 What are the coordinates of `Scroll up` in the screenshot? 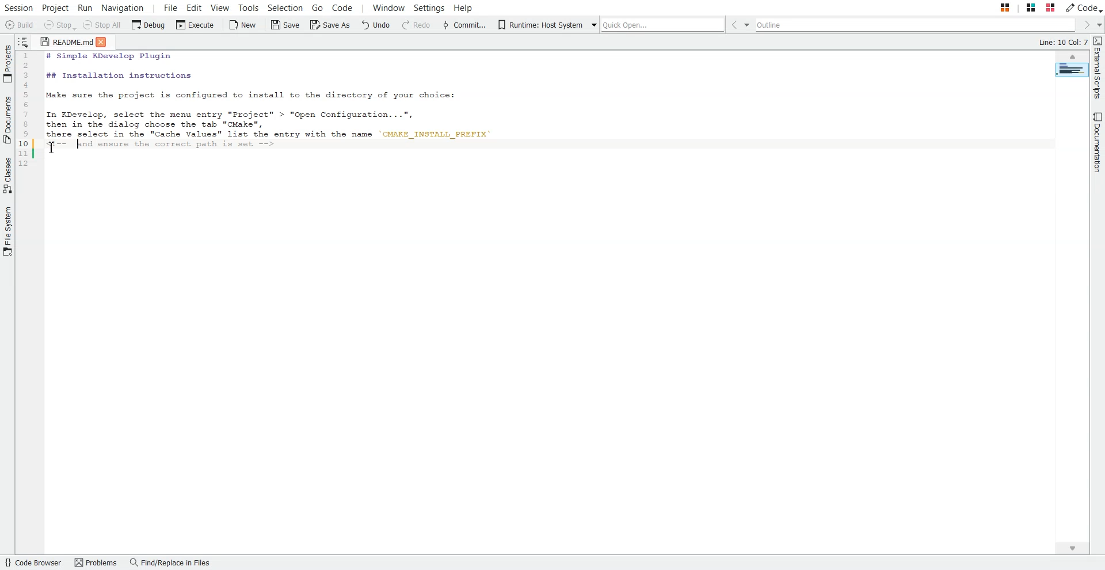 It's located at (1072, 56).